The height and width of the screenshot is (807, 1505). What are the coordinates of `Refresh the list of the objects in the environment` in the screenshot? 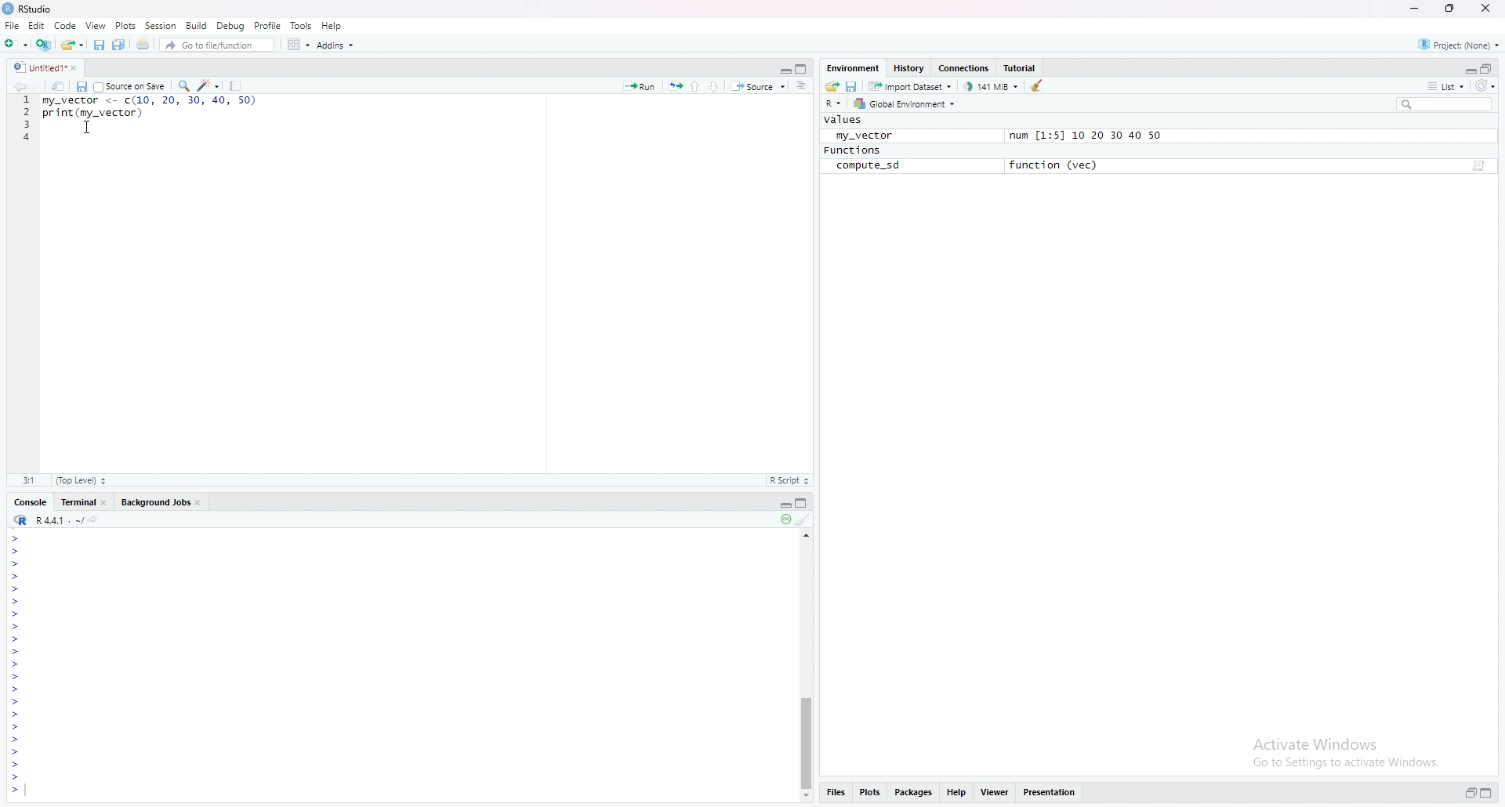 It's located at (1488, 86).